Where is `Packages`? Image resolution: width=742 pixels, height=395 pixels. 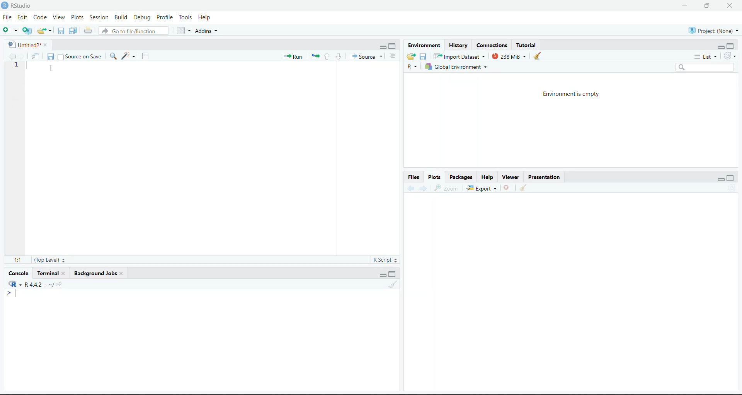
Packages is located at coordinates (461, 177).